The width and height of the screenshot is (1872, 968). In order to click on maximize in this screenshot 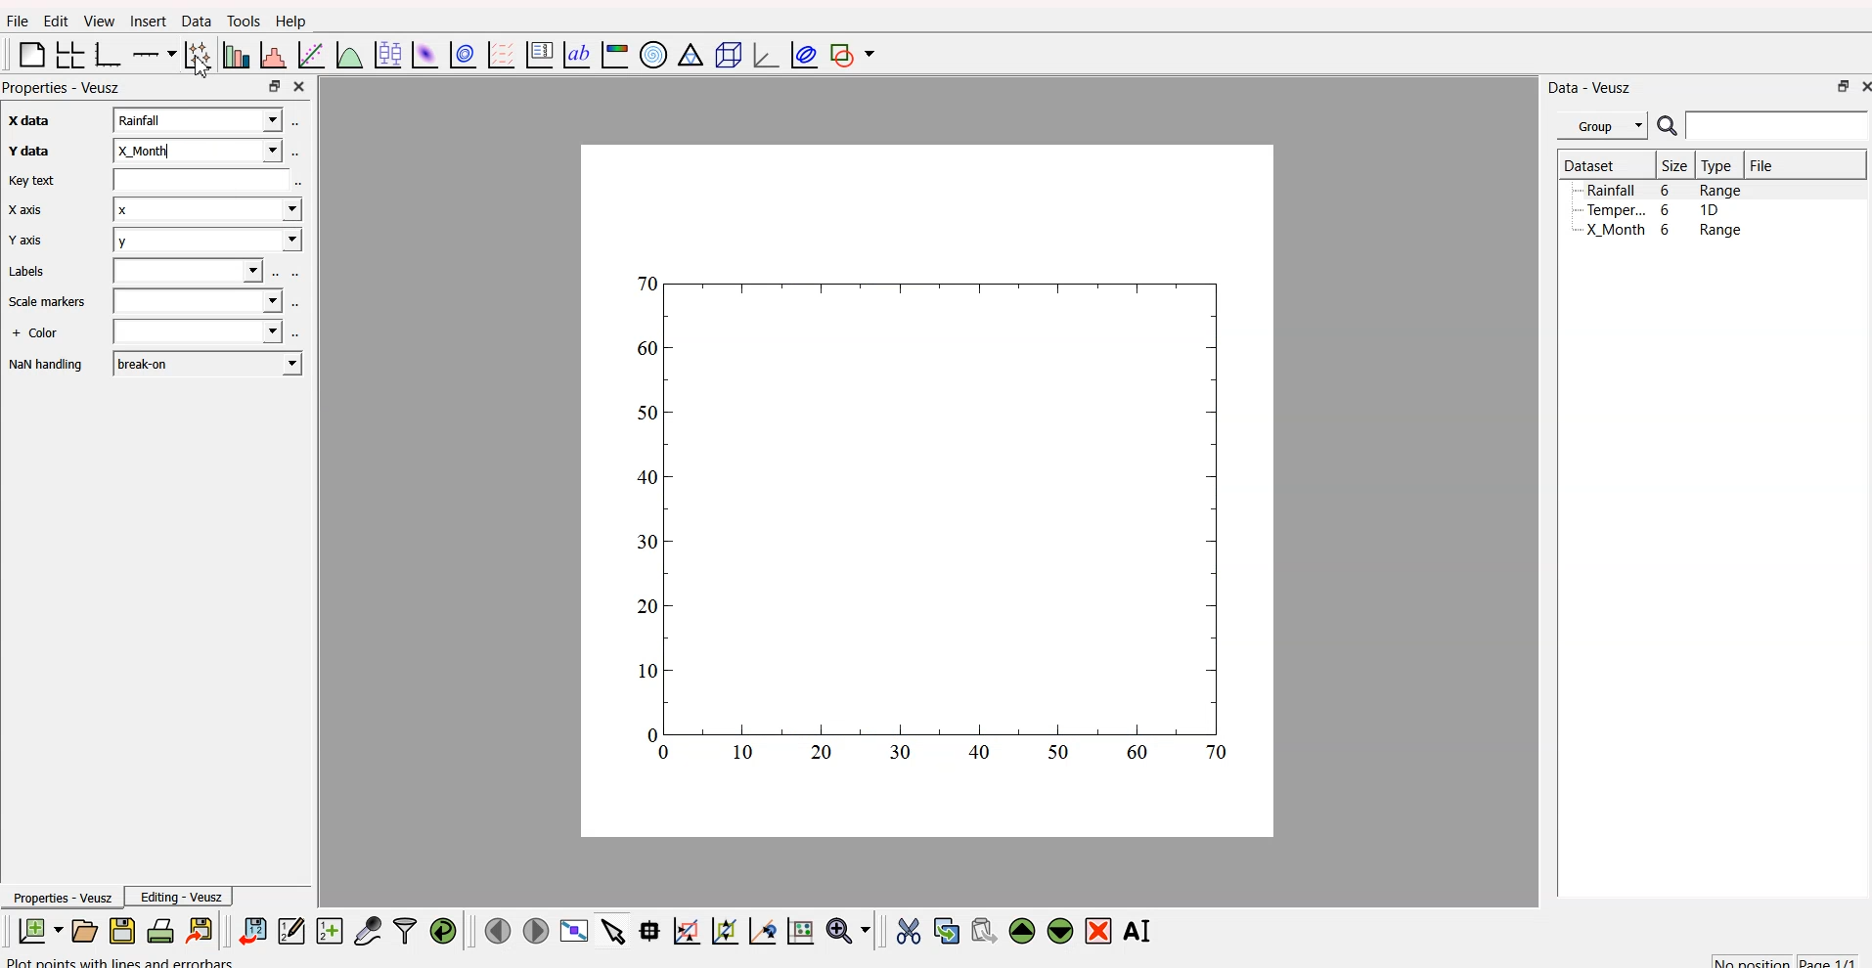, I will do `click(1838, 89)`.